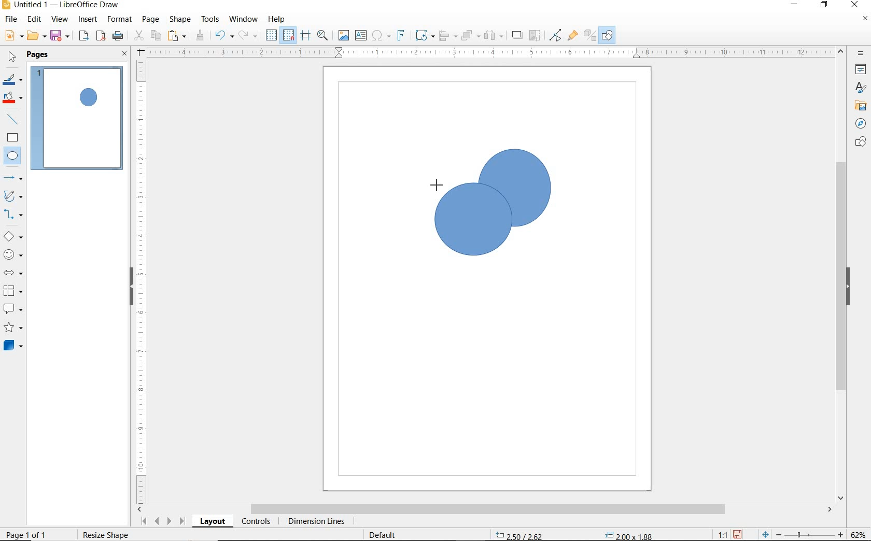 This screenshot has height=541, width=871. I want to click on ZOOM FACTOR, so click(859, 533).